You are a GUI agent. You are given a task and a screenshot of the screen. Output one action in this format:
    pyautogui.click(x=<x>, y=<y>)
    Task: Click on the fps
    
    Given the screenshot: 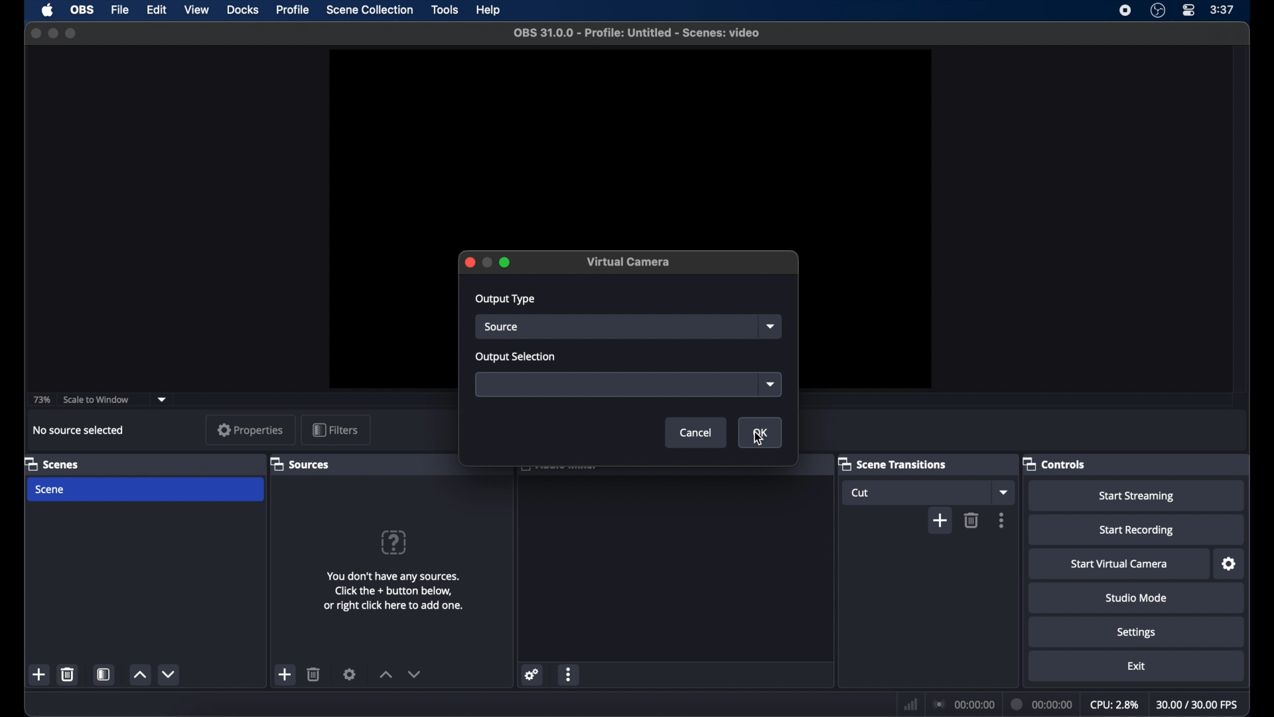 What is the action you would take?
    pyautogui.click(x=1198, y=704)
    